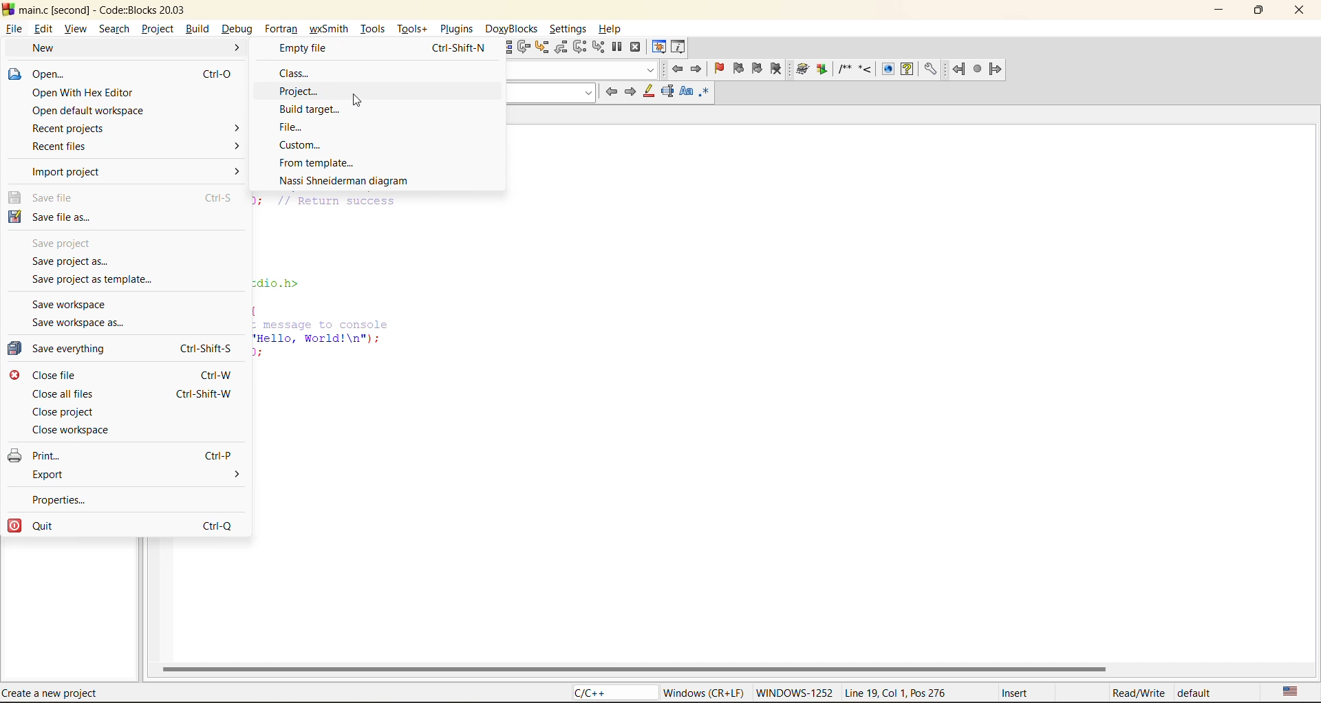 The width and height of the screenshot is (1321, 703). I want to click on next line , so click(525, 47).